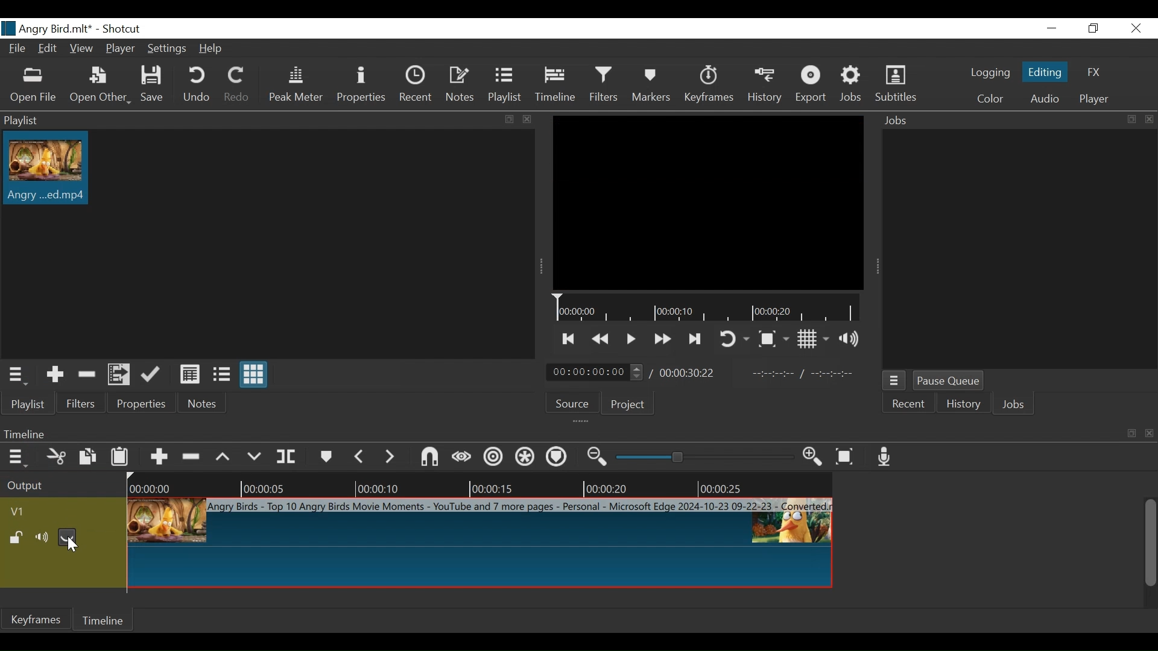 This screenshot has height=651, width=1158. I want to click on Zoom slider, so click(705, 457).